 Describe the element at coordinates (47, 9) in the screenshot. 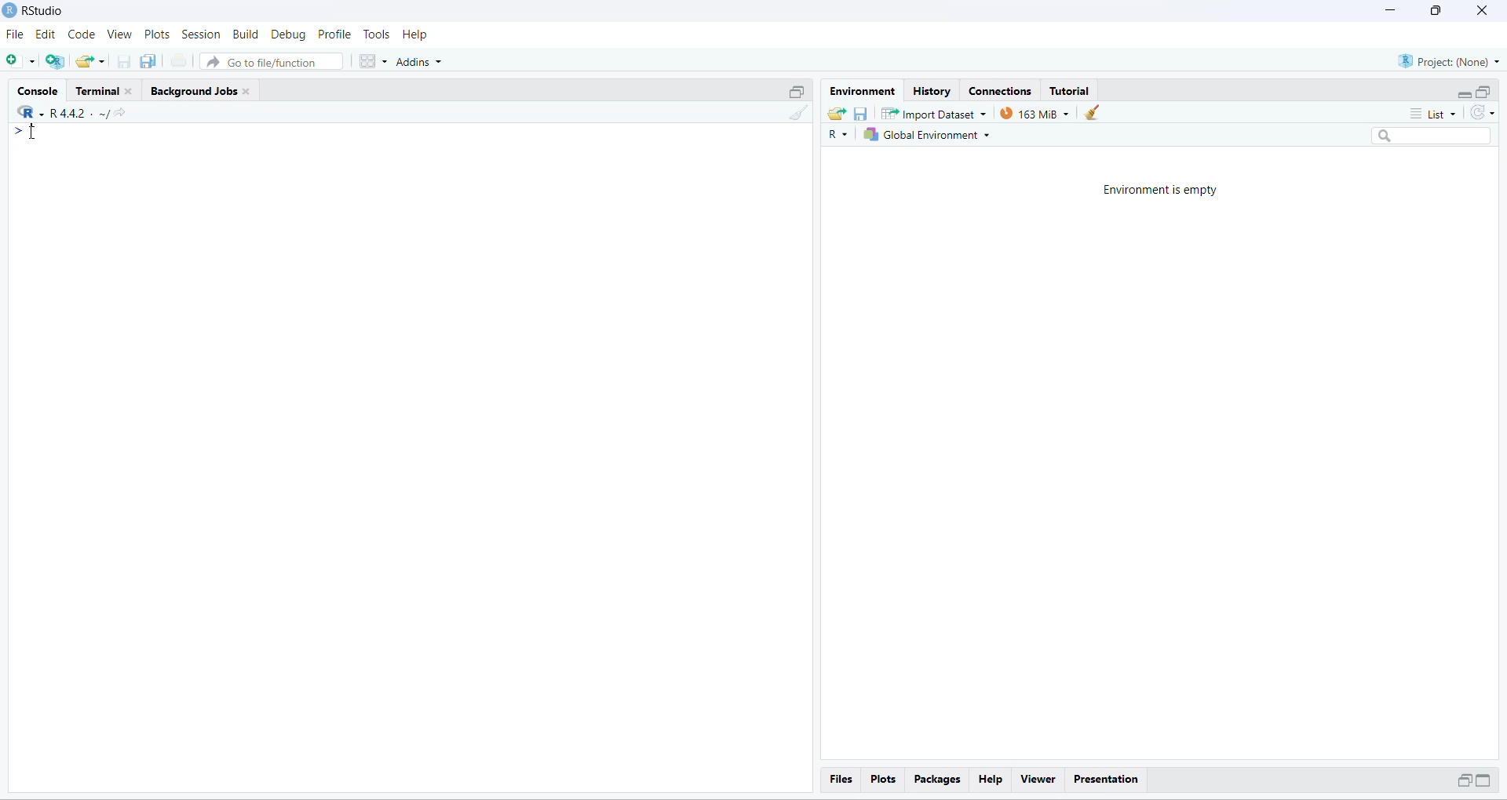

I see `RStudio` at that location.